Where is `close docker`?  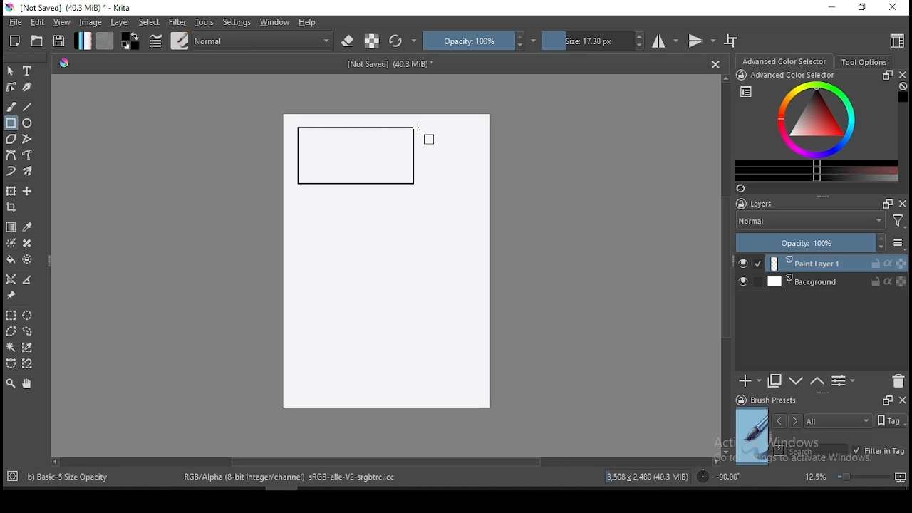 close docker is located at coordinates (903, 203).